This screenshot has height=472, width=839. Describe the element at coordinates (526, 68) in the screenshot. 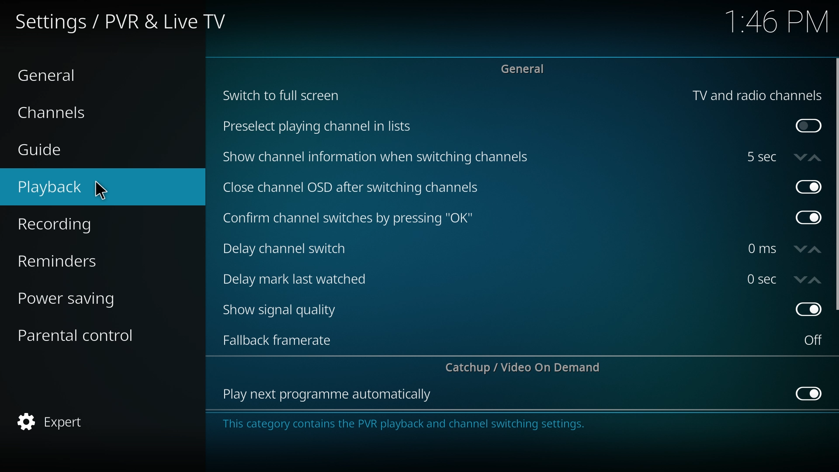

I see `general` at that location.